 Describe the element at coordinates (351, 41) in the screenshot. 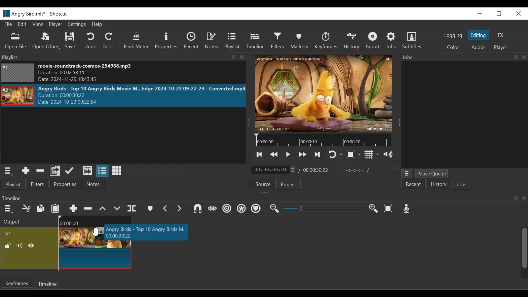

I see `History` at that location.